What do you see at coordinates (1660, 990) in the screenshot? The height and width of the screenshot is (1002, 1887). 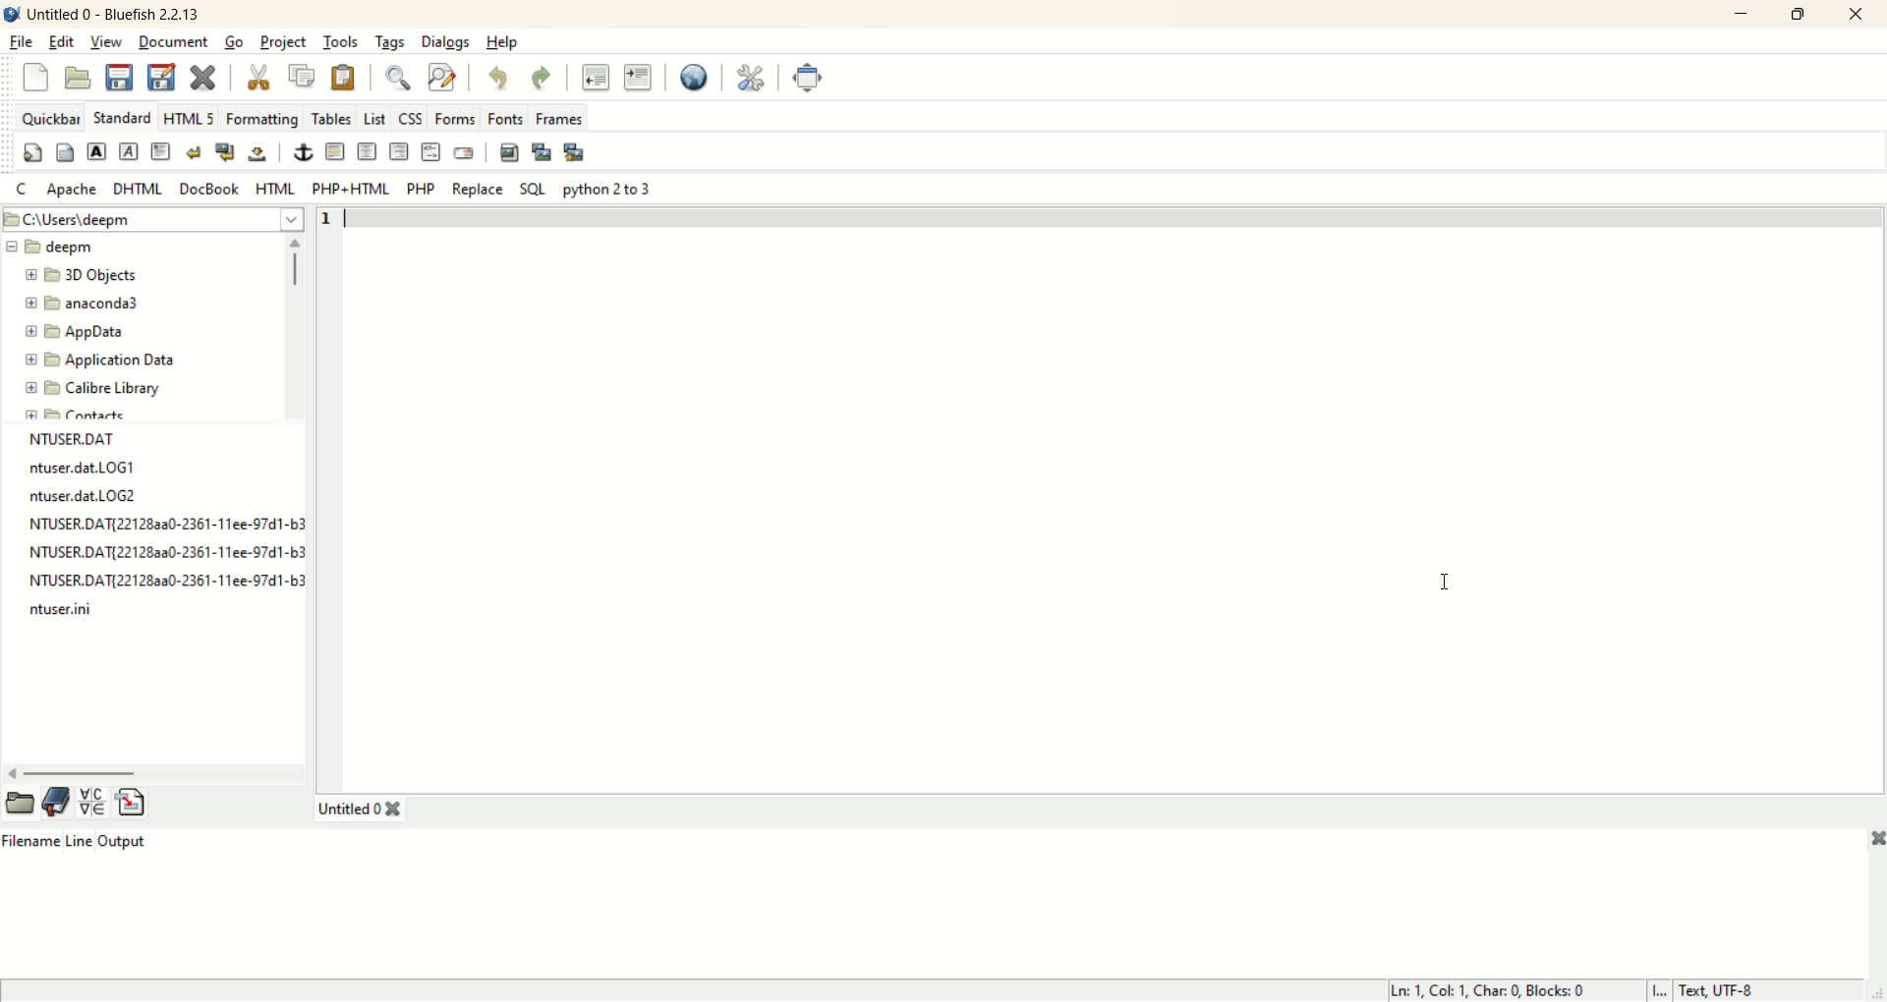 I see `I` at bounding box center [1660, 990].